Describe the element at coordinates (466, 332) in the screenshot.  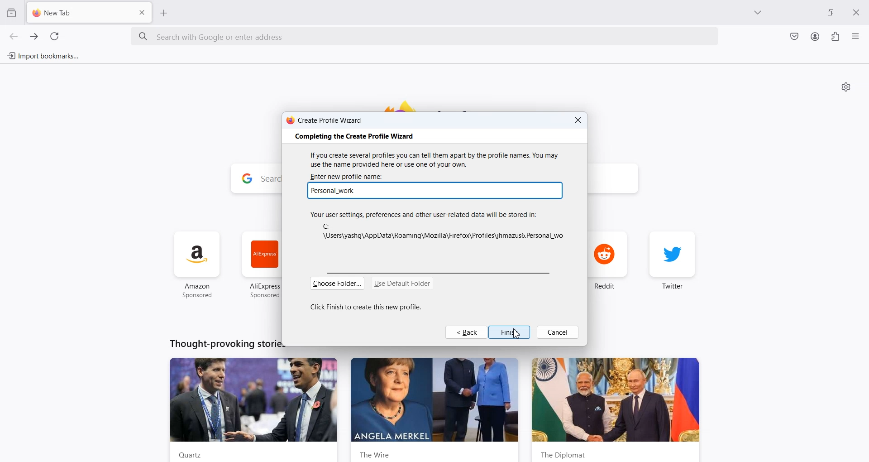
I see `Back` at that location.